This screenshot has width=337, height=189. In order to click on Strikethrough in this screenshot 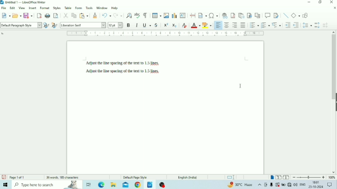, I will do `click(156, 25)`.